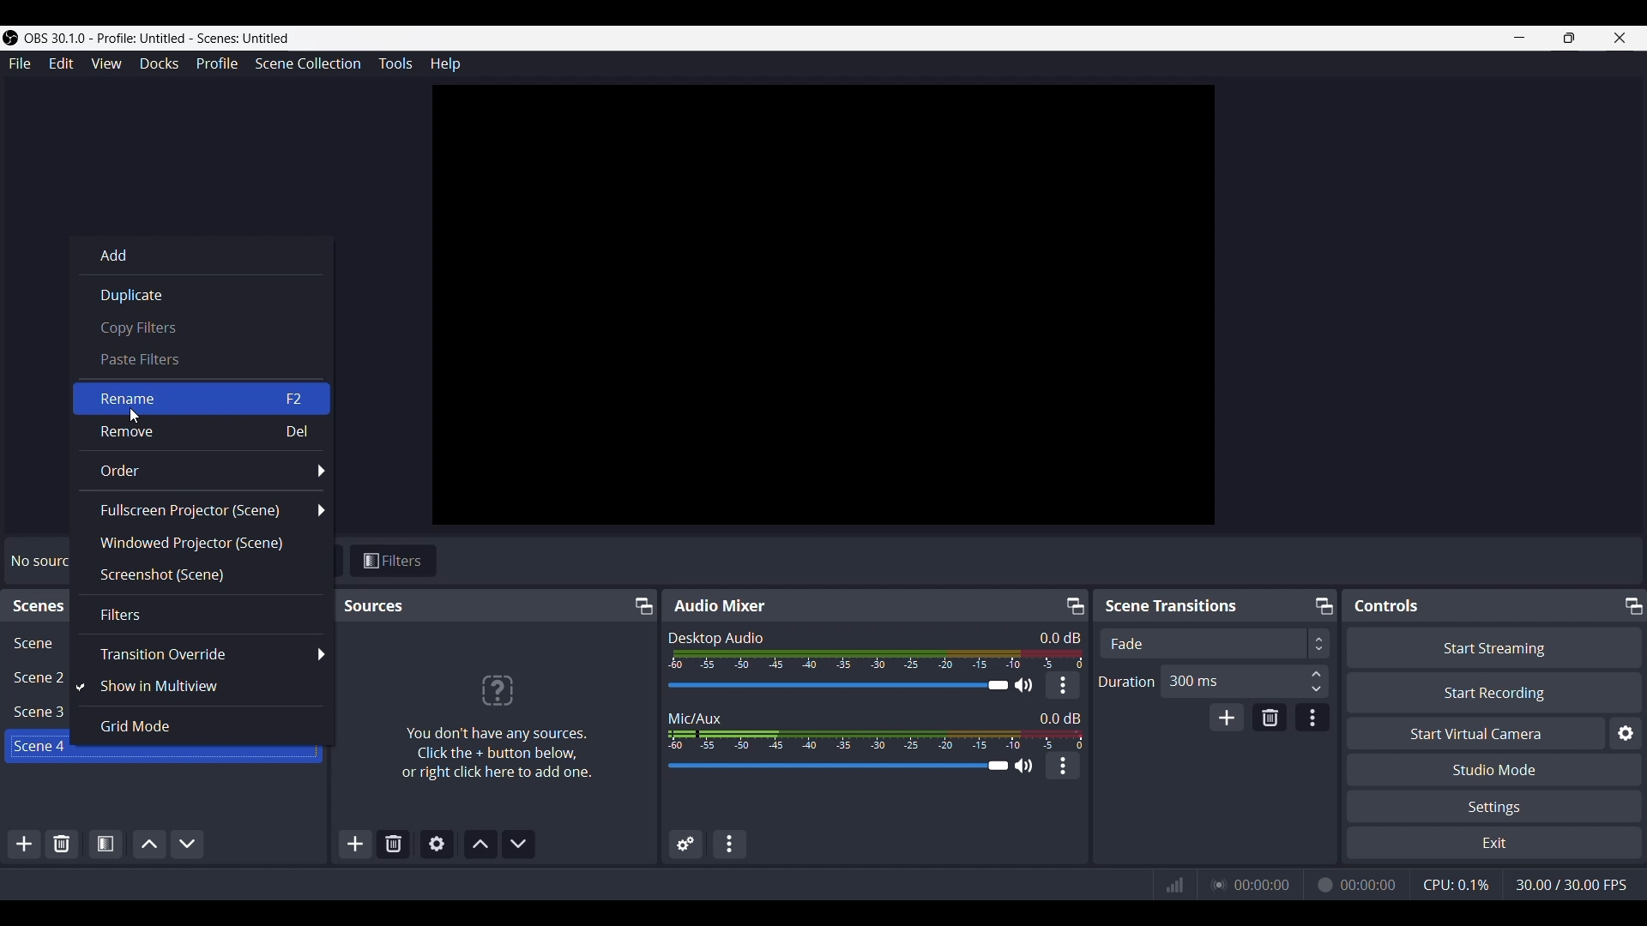  I want to click on Screenshot (scene), so click(164, 574).